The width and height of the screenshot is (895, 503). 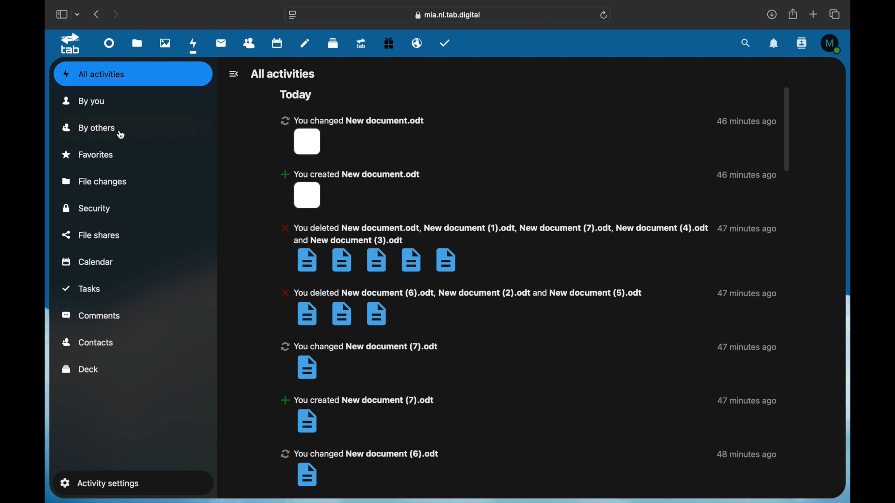 I want to click on activity, so click(x=193, y=47).